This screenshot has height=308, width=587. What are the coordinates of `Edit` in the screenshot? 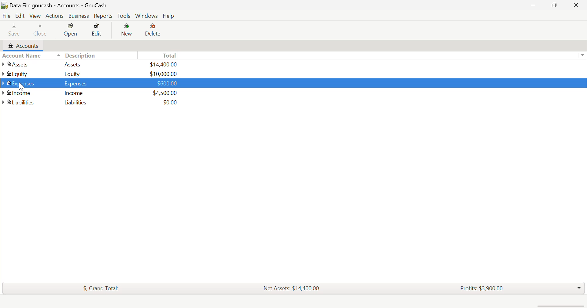 It's located at (98, 30).